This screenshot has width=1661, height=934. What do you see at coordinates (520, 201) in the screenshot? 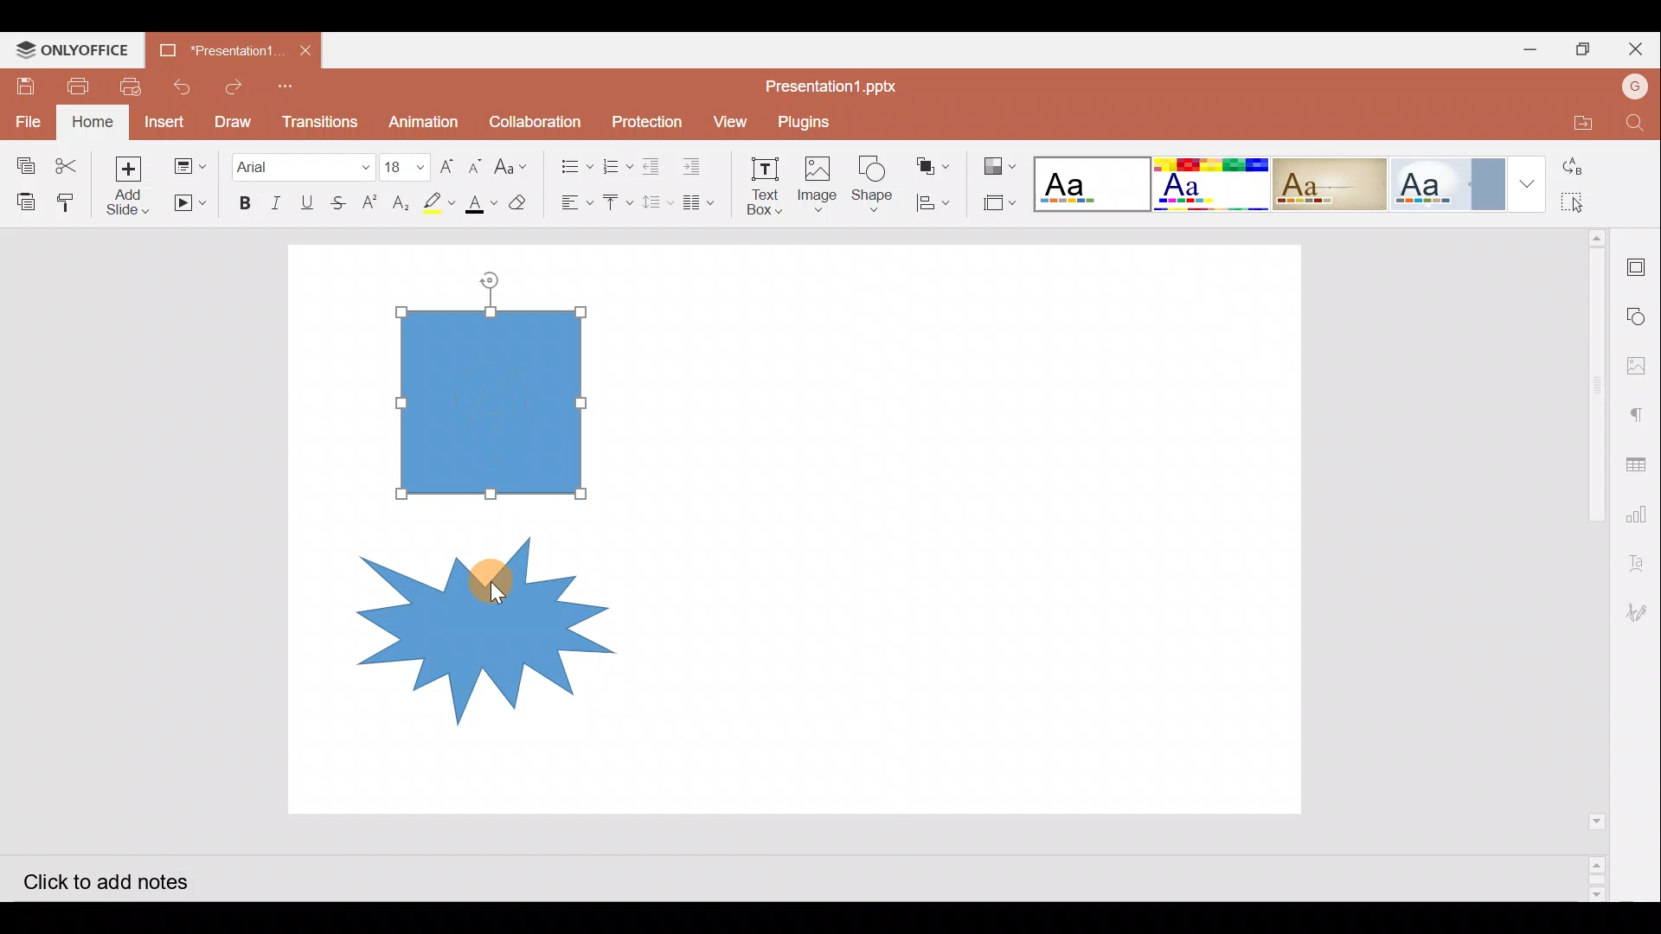
I see `Clear style` at bounding box center [520, 201].